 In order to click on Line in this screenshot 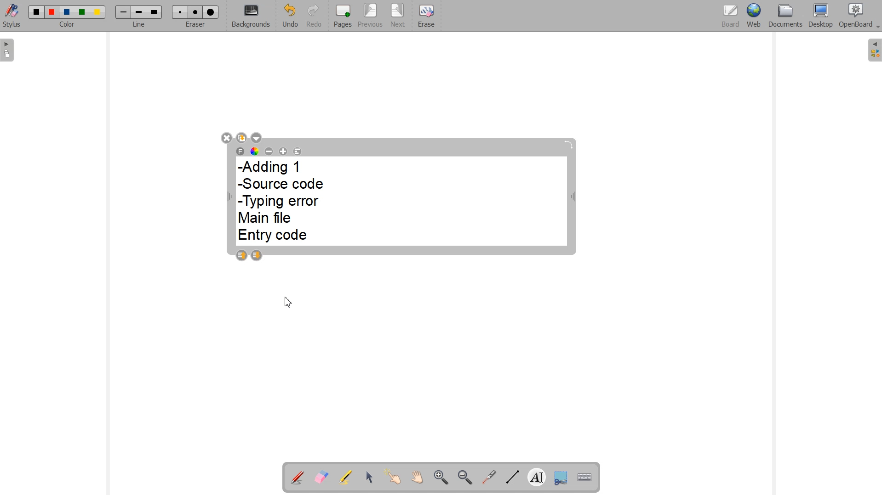, I will do `click(139, 25)`.